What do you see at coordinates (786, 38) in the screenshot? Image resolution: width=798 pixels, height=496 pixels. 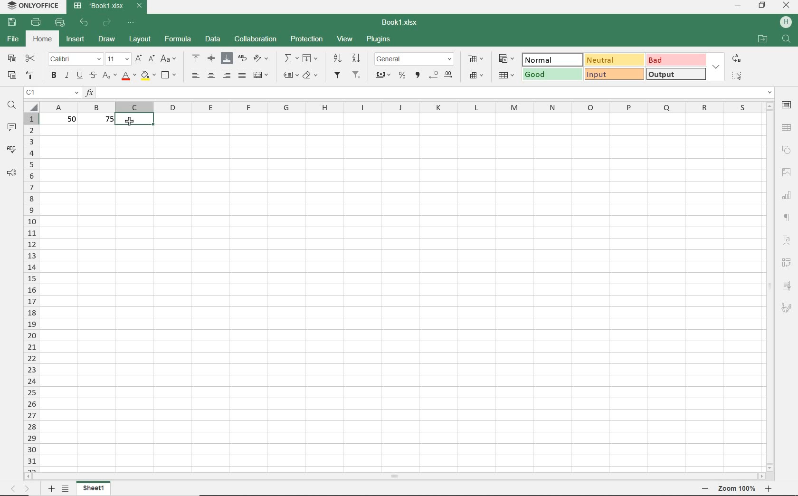 I see `find` at bounding box center [786, 38].